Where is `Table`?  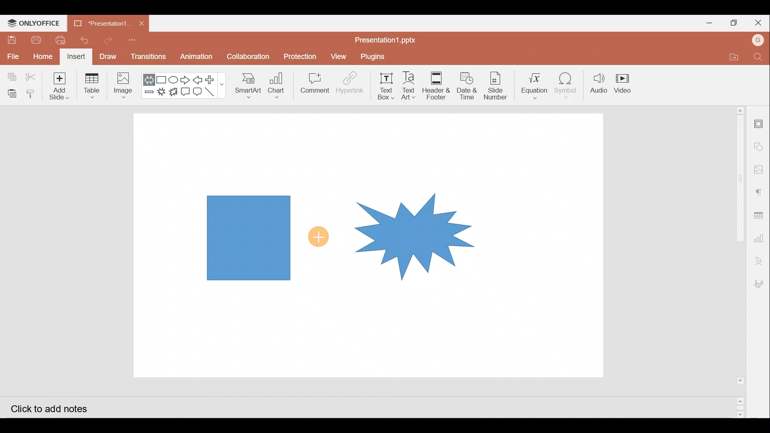 Table is located at coordinates (91, 87).